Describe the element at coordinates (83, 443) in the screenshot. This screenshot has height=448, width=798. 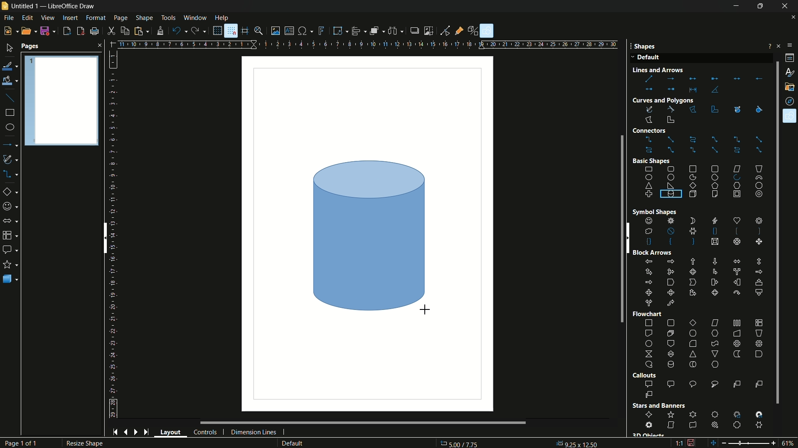
I see `Resize Shape` at that location.